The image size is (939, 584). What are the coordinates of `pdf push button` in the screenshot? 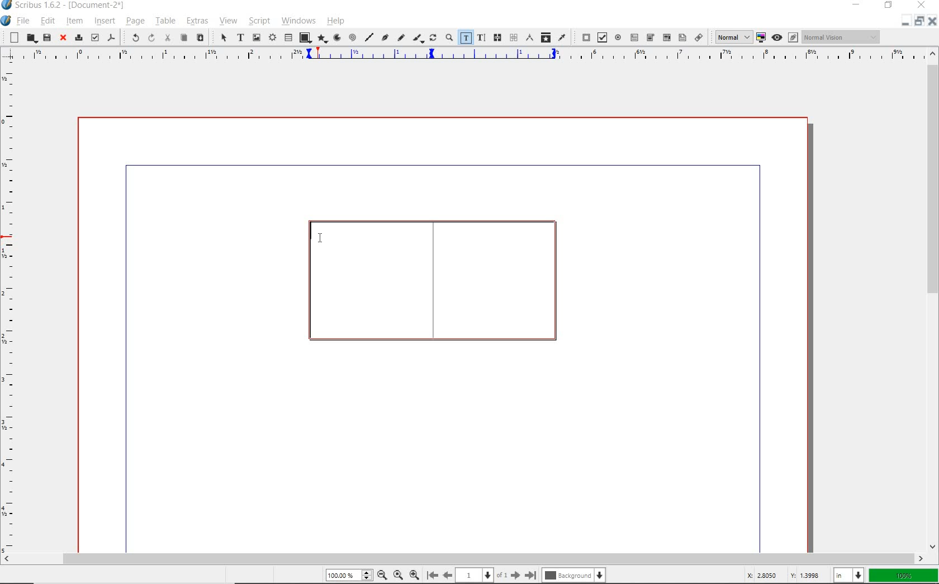 It's located at (582, 37).